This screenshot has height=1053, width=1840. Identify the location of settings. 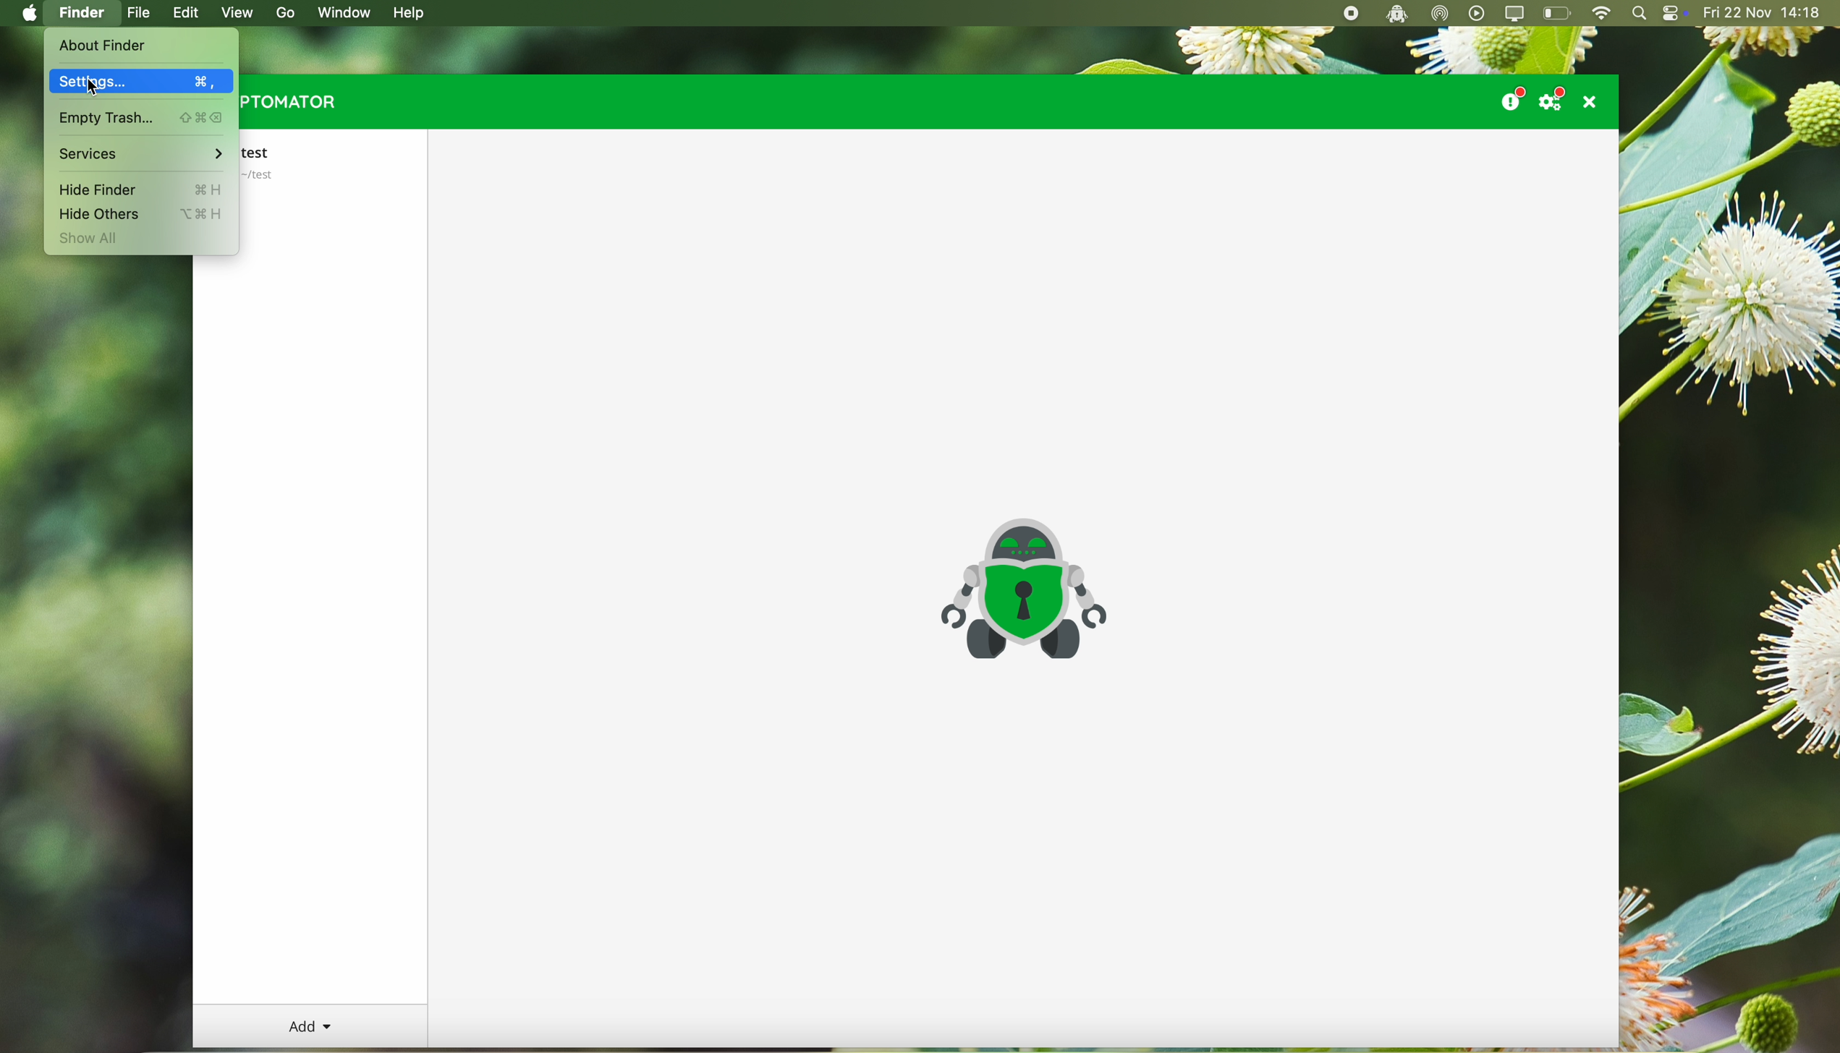
(1556, 98).